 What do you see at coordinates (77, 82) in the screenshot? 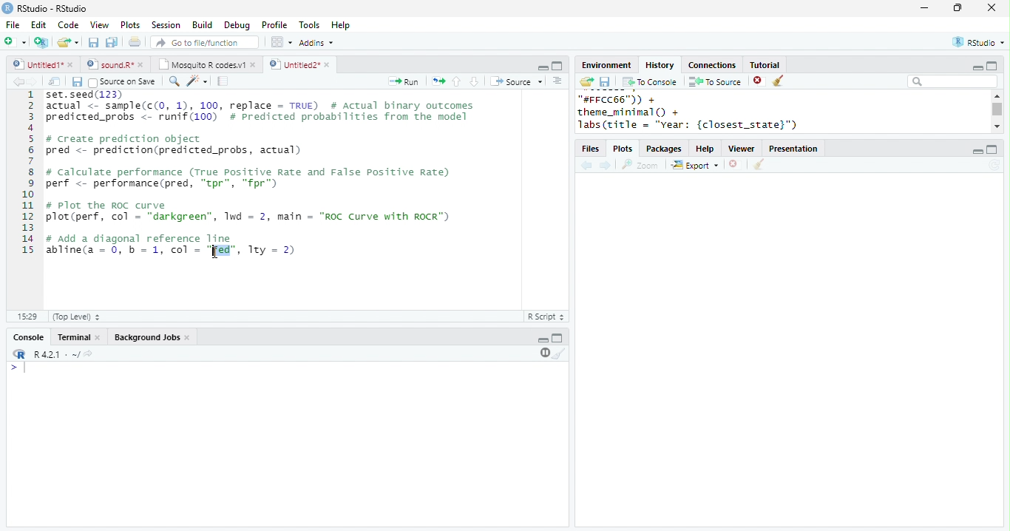
I see `save` at bounding box center [77, 82].